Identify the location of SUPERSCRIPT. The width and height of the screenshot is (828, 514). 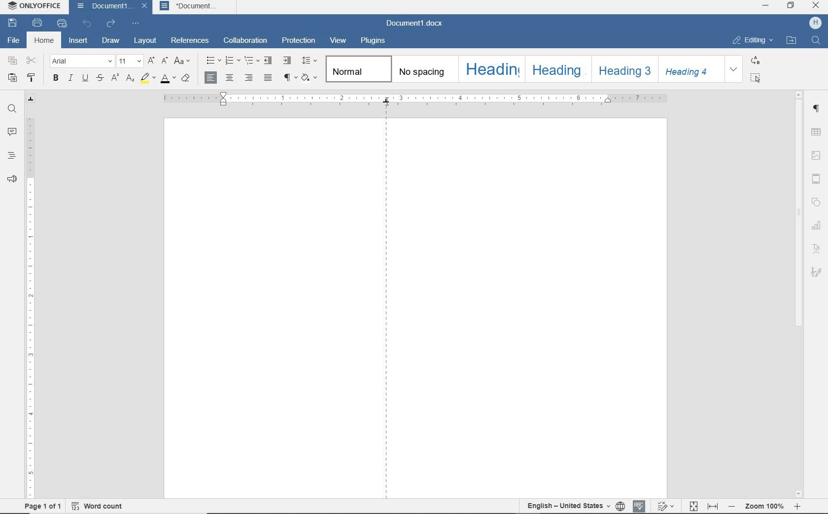
(114, 78).